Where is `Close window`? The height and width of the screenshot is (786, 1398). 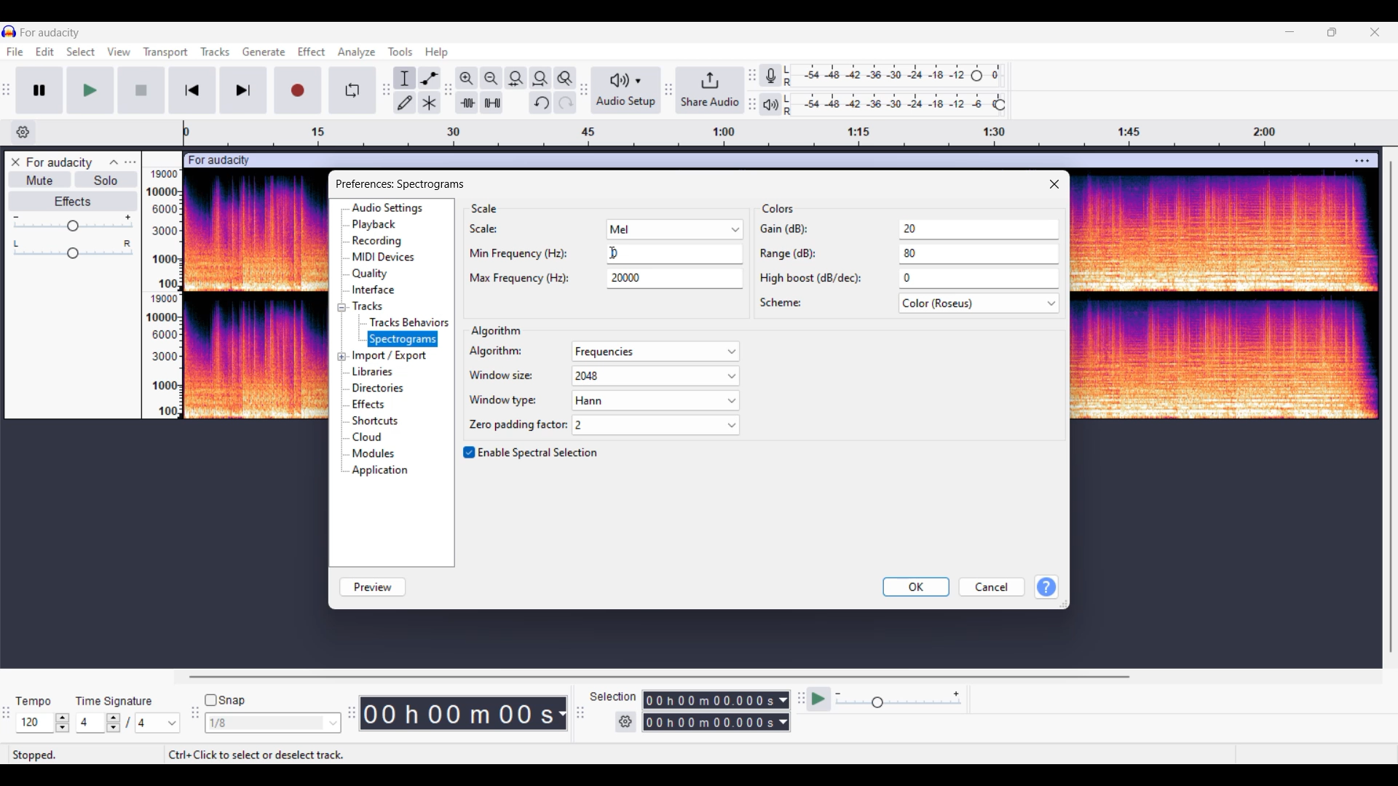 Close window is located at coordinates (1054, 184).